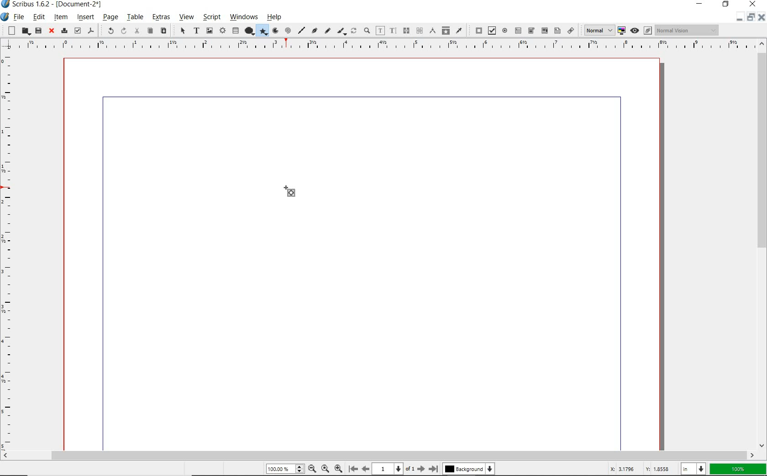  What do you see at coordinates (750, 18) in the screenshot?
I see `Restore` at bounding box center [750, 18].